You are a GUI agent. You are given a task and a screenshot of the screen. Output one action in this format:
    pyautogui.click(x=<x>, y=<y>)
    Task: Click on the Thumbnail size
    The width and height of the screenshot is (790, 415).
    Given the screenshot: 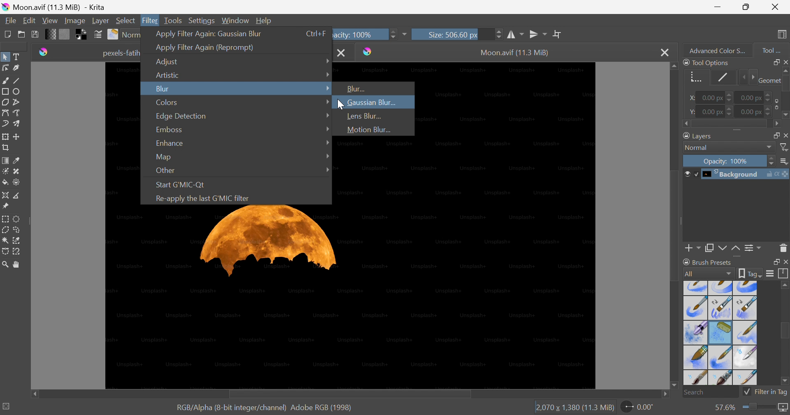 What is the action you would take?
    pyautogui.click(x=783, y=161)
    